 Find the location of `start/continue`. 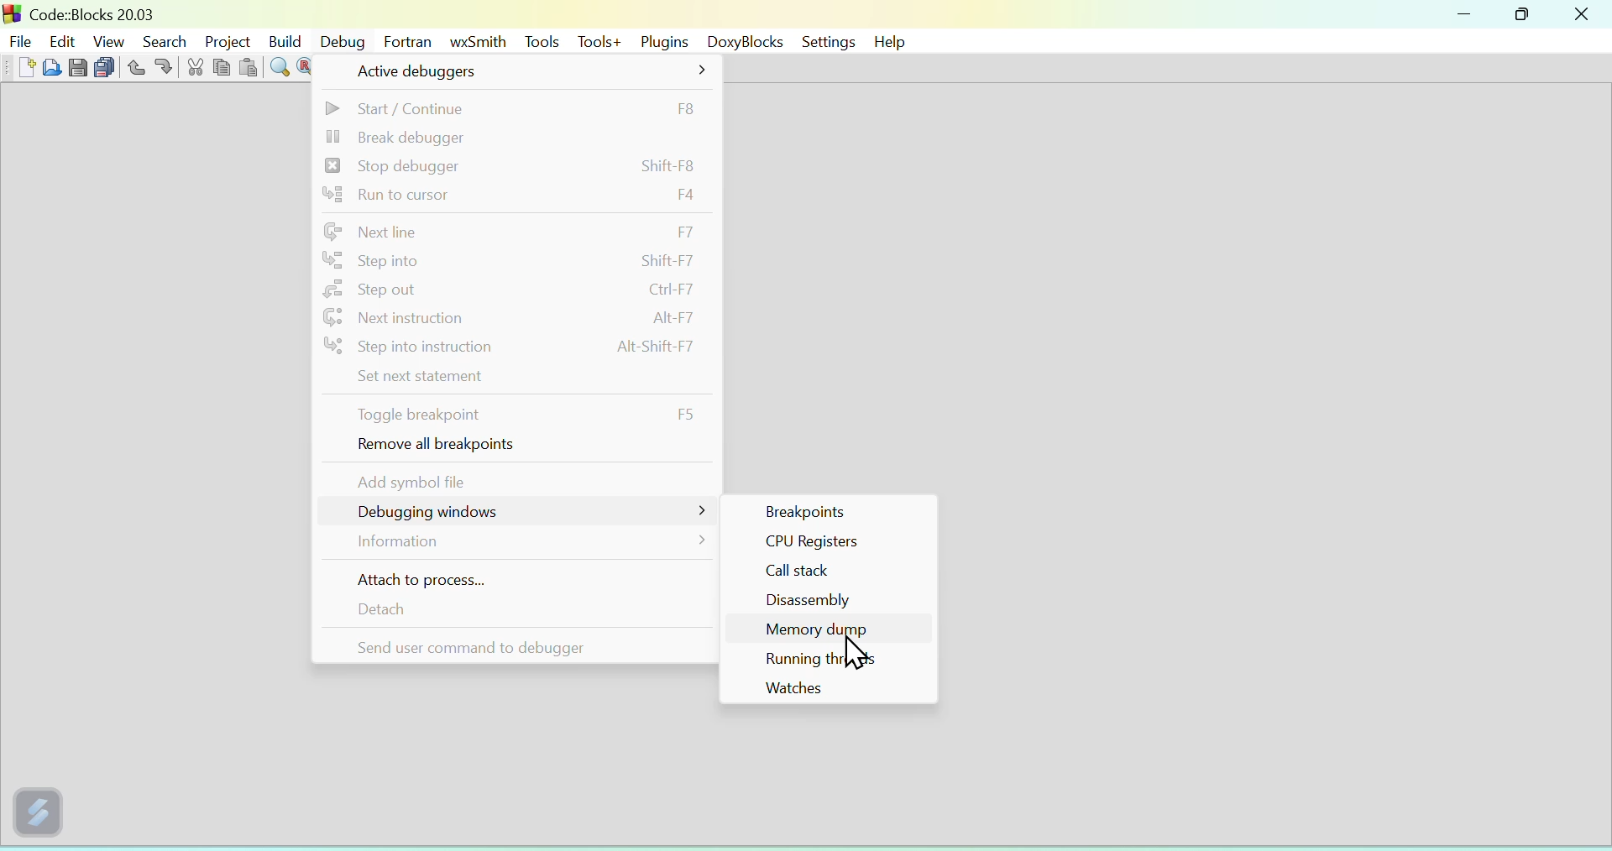

start/continue is located at coordinates (514, 107).